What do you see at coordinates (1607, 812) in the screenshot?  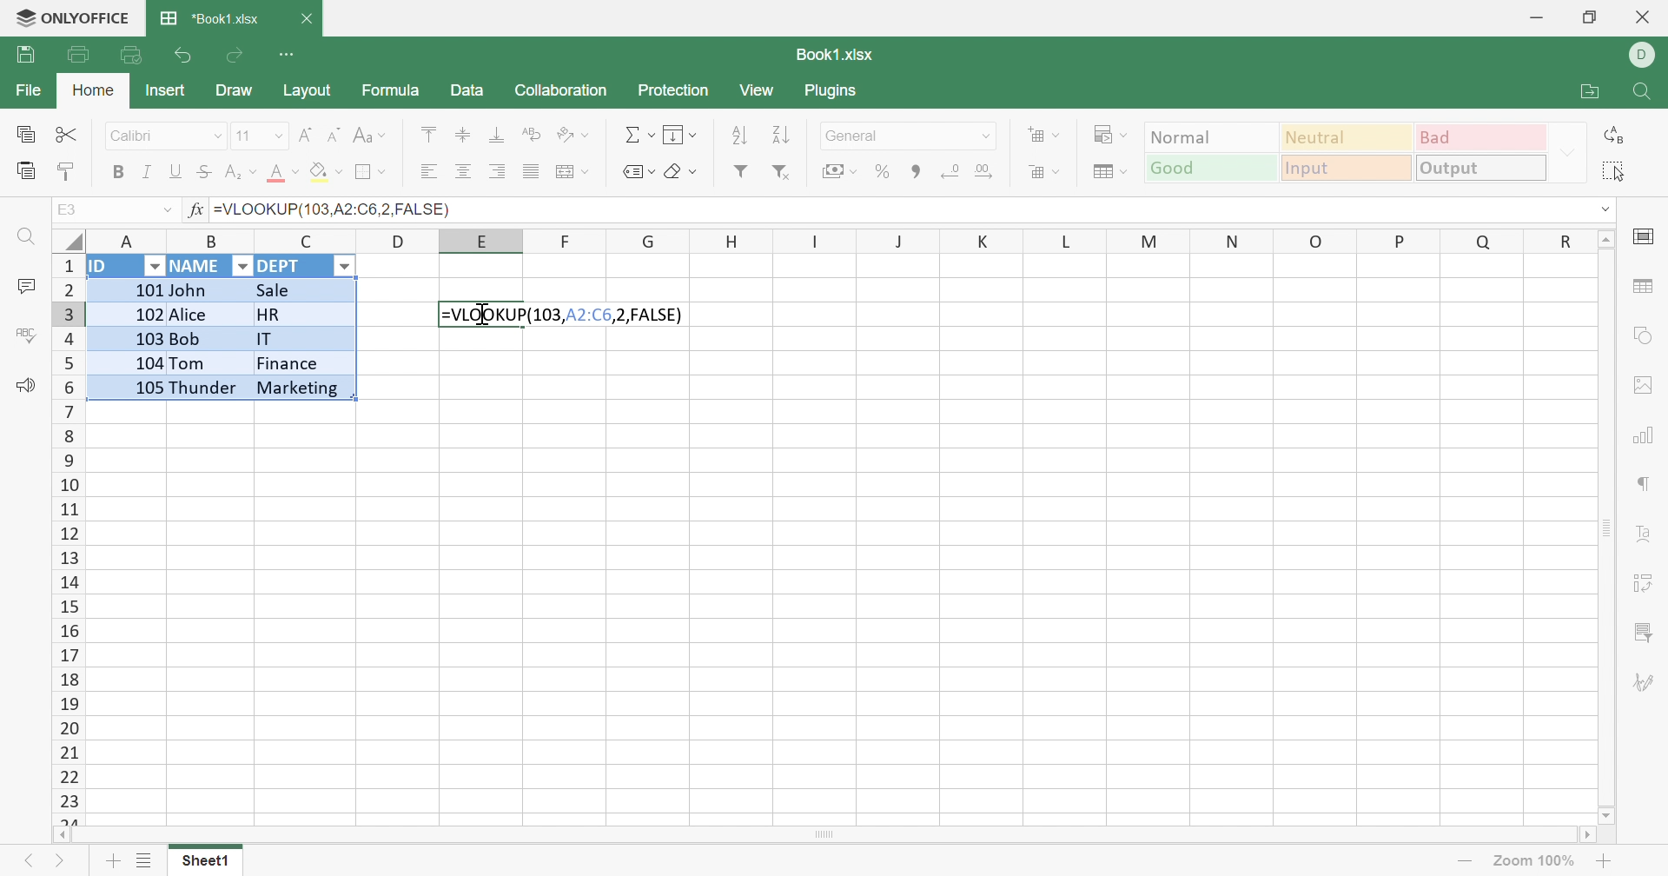 I see `Scroll Down` at bounding box center [1607, 812].